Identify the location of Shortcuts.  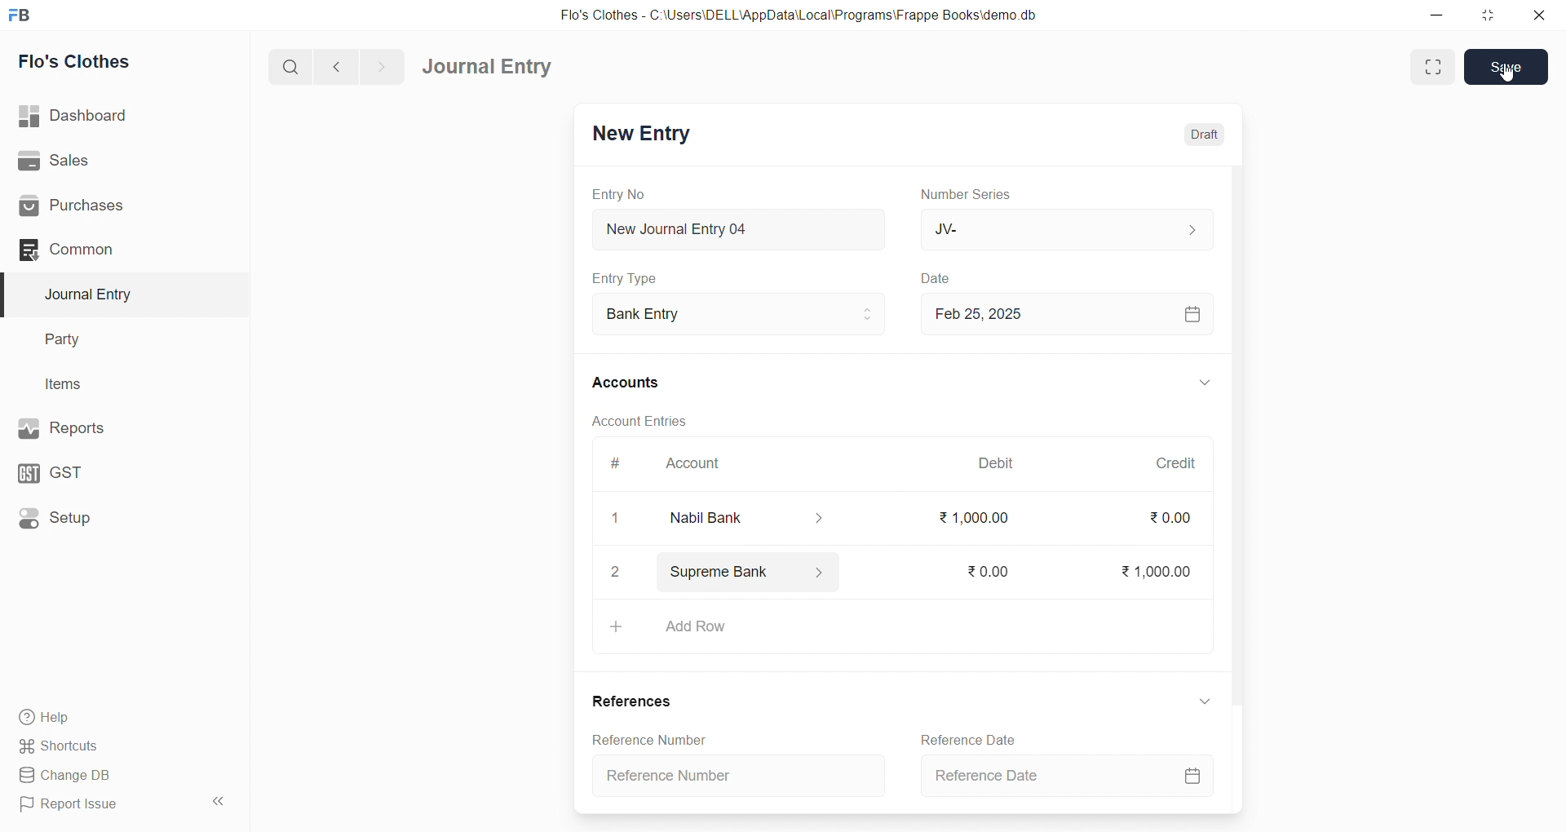
(119, 745).